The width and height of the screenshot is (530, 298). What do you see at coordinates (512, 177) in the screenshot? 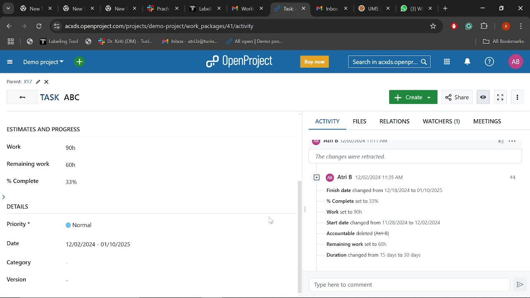
I see `#4` at bounding box center [512, 177].